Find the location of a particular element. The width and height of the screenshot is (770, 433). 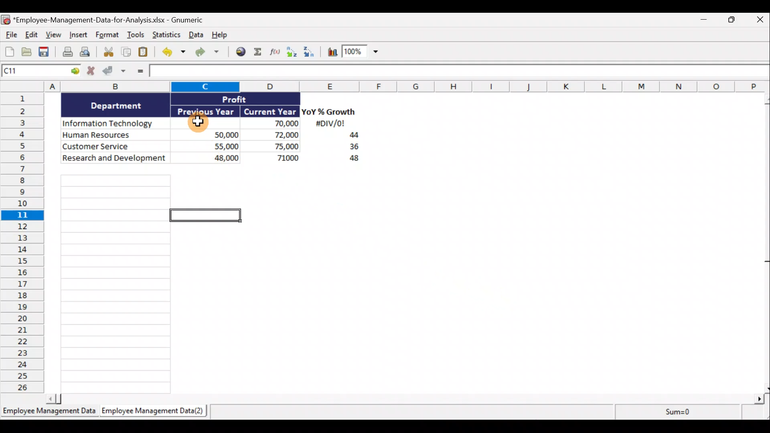

Profit is located at coordinates (247, 99).